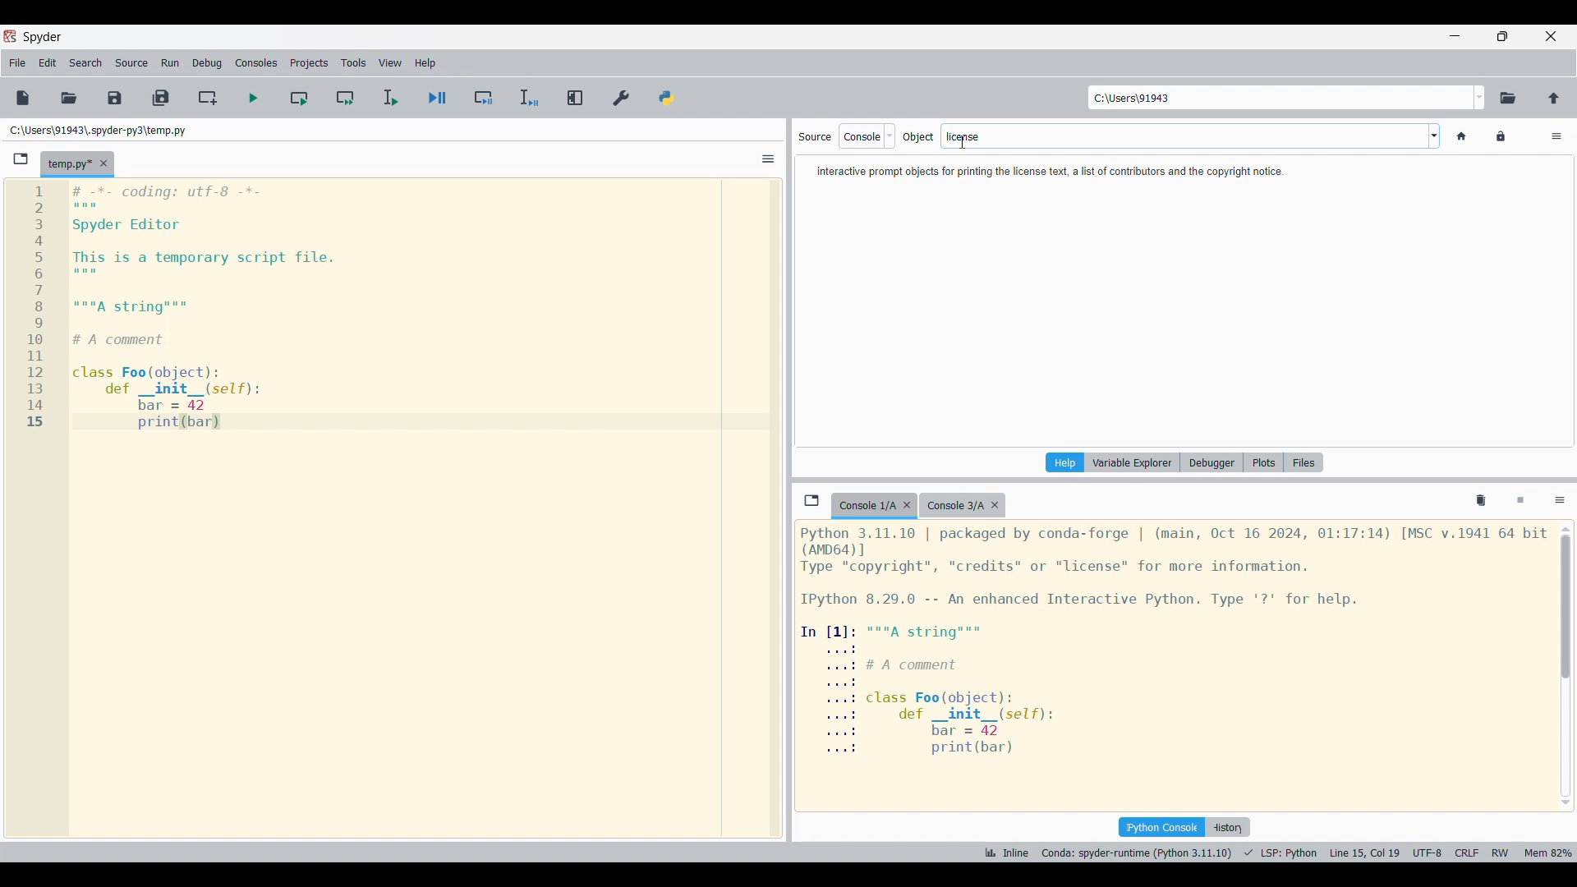 This screenshot has width=1577, height=887. I want to click on Tools menu, so click(353, 63).